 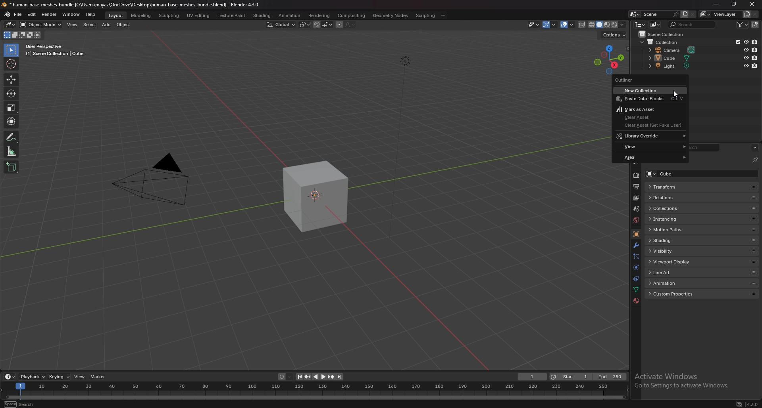 I want to click on options, so click(x=754, y=148).